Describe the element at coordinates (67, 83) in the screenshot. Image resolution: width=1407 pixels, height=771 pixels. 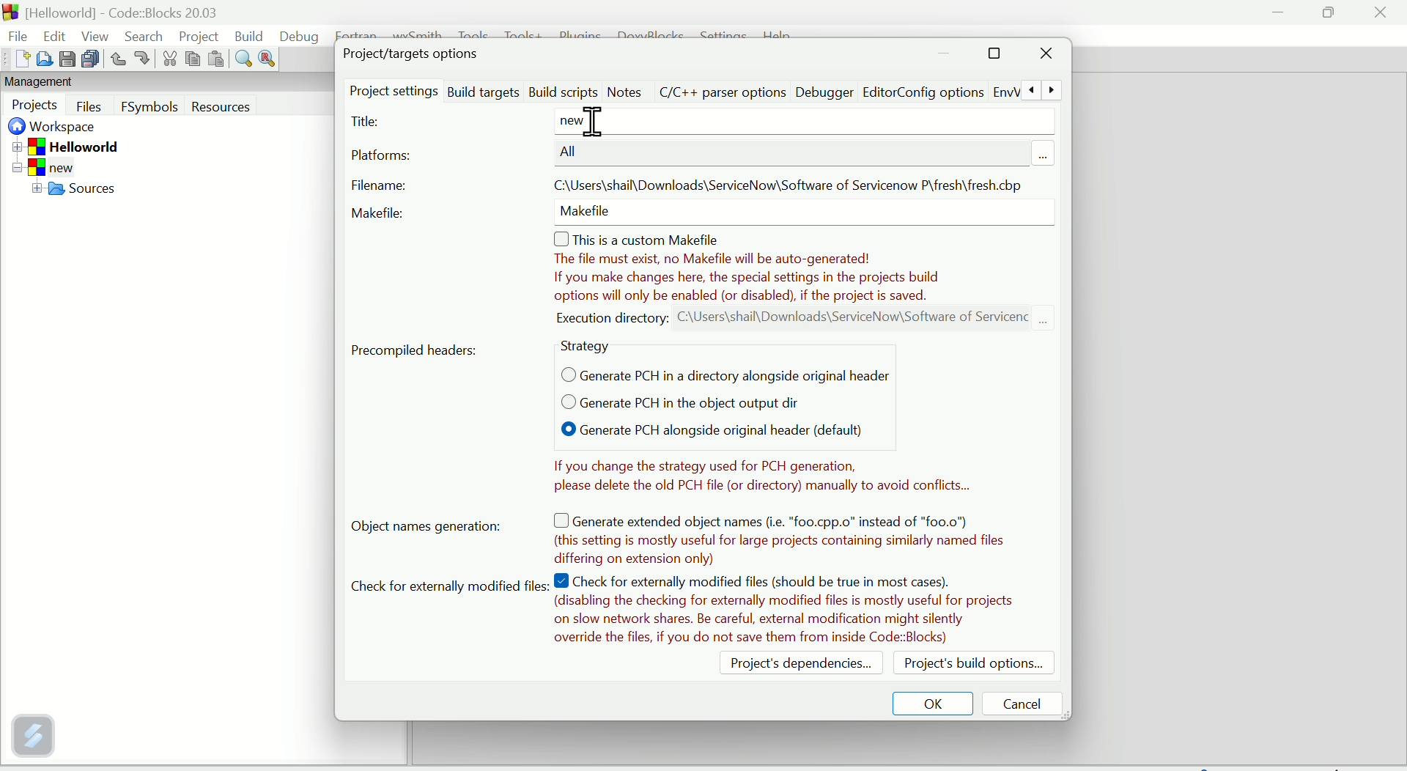
I see `Management` at that location.